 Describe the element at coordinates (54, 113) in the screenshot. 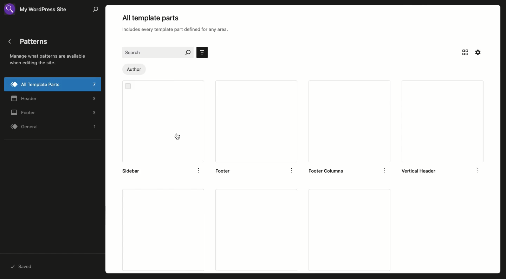

I see `Footer` at that location.